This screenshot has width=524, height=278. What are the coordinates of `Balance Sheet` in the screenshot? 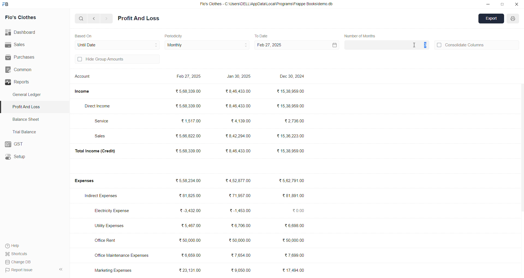 It's located at (27, 119).